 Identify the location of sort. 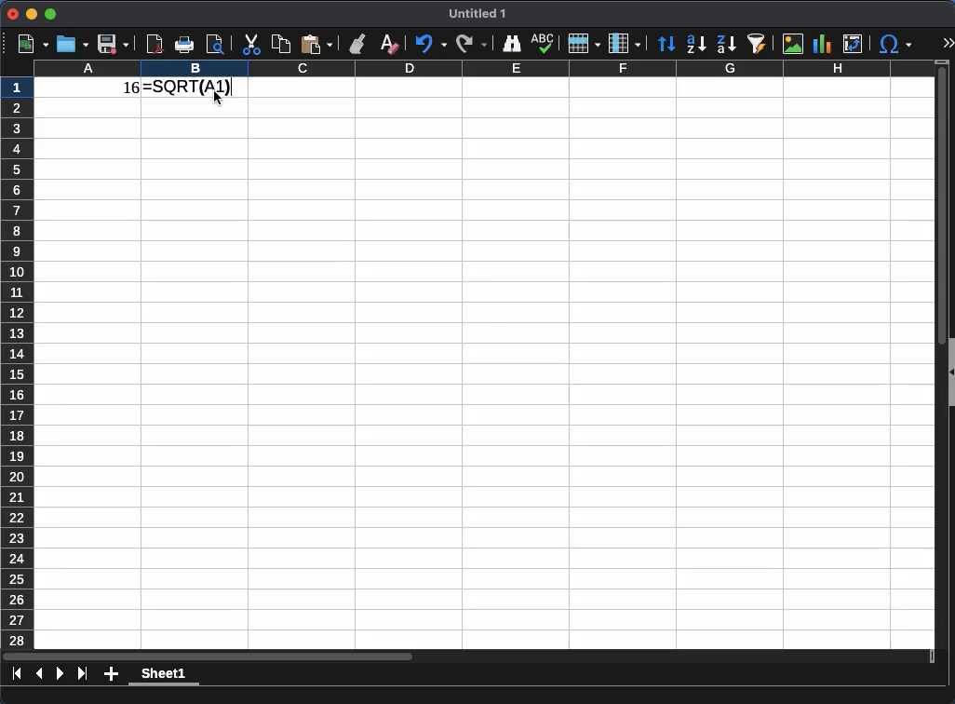
(666, 44).